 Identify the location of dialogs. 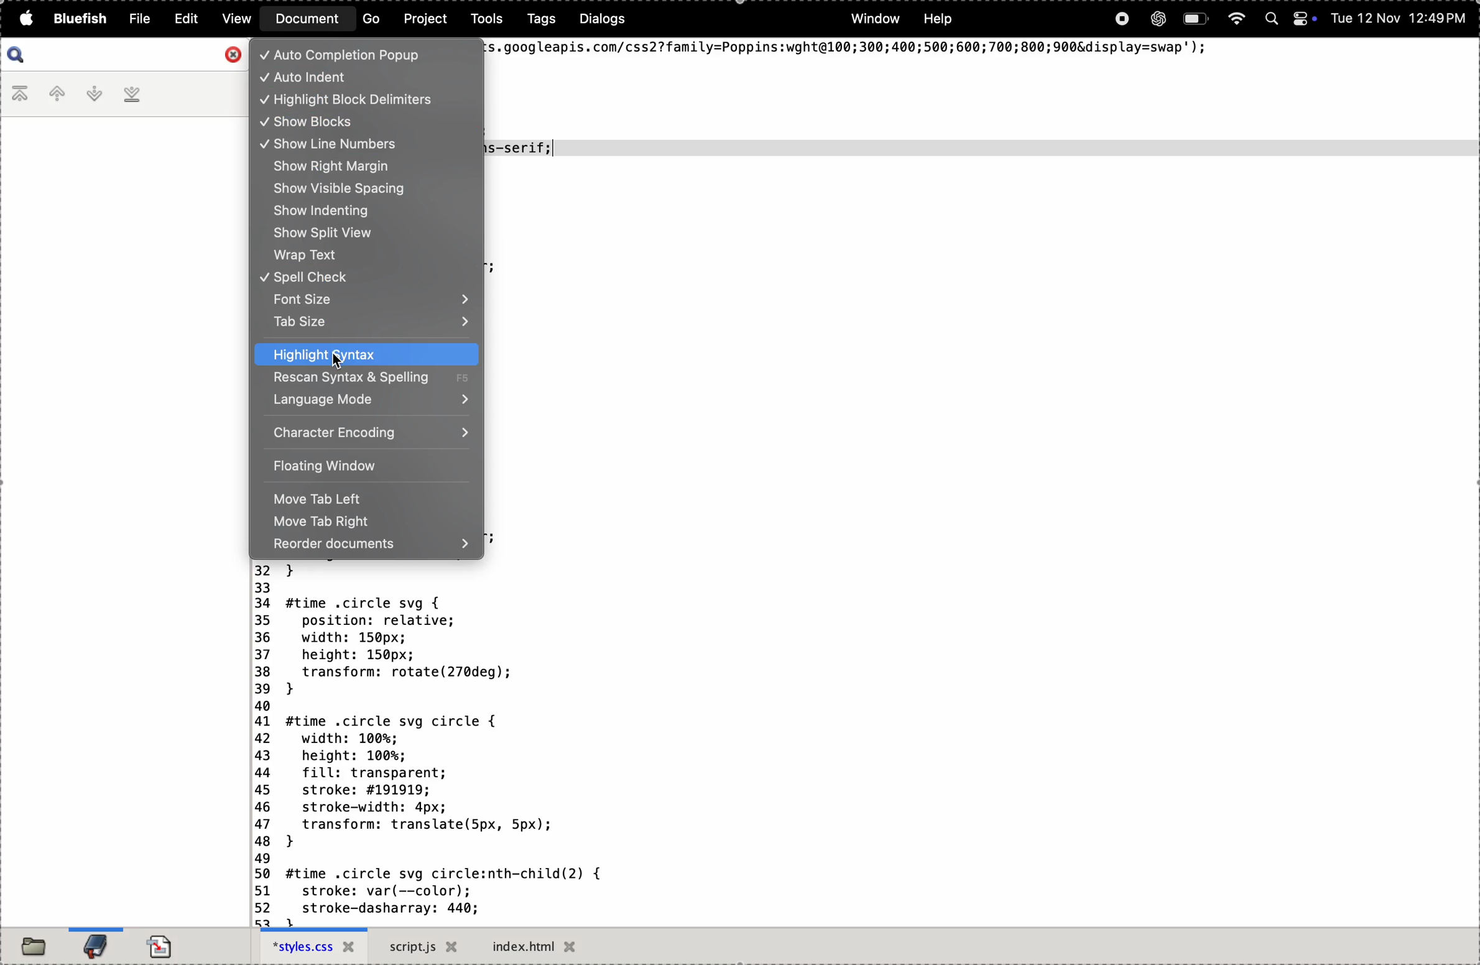
(604, 20).